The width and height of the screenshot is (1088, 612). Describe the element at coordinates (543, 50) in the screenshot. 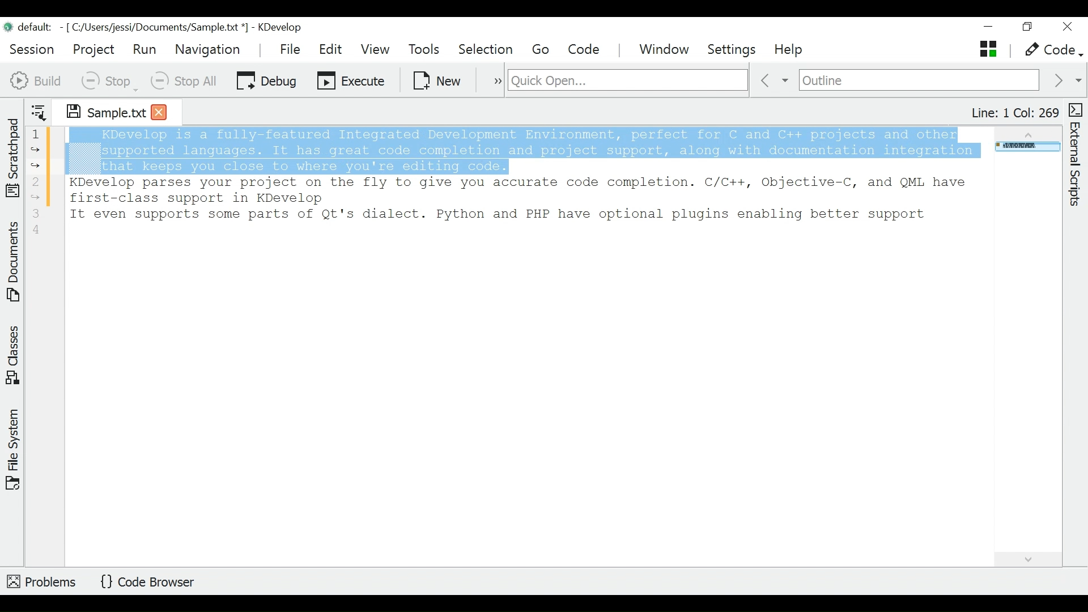

I see `Go` at that location.